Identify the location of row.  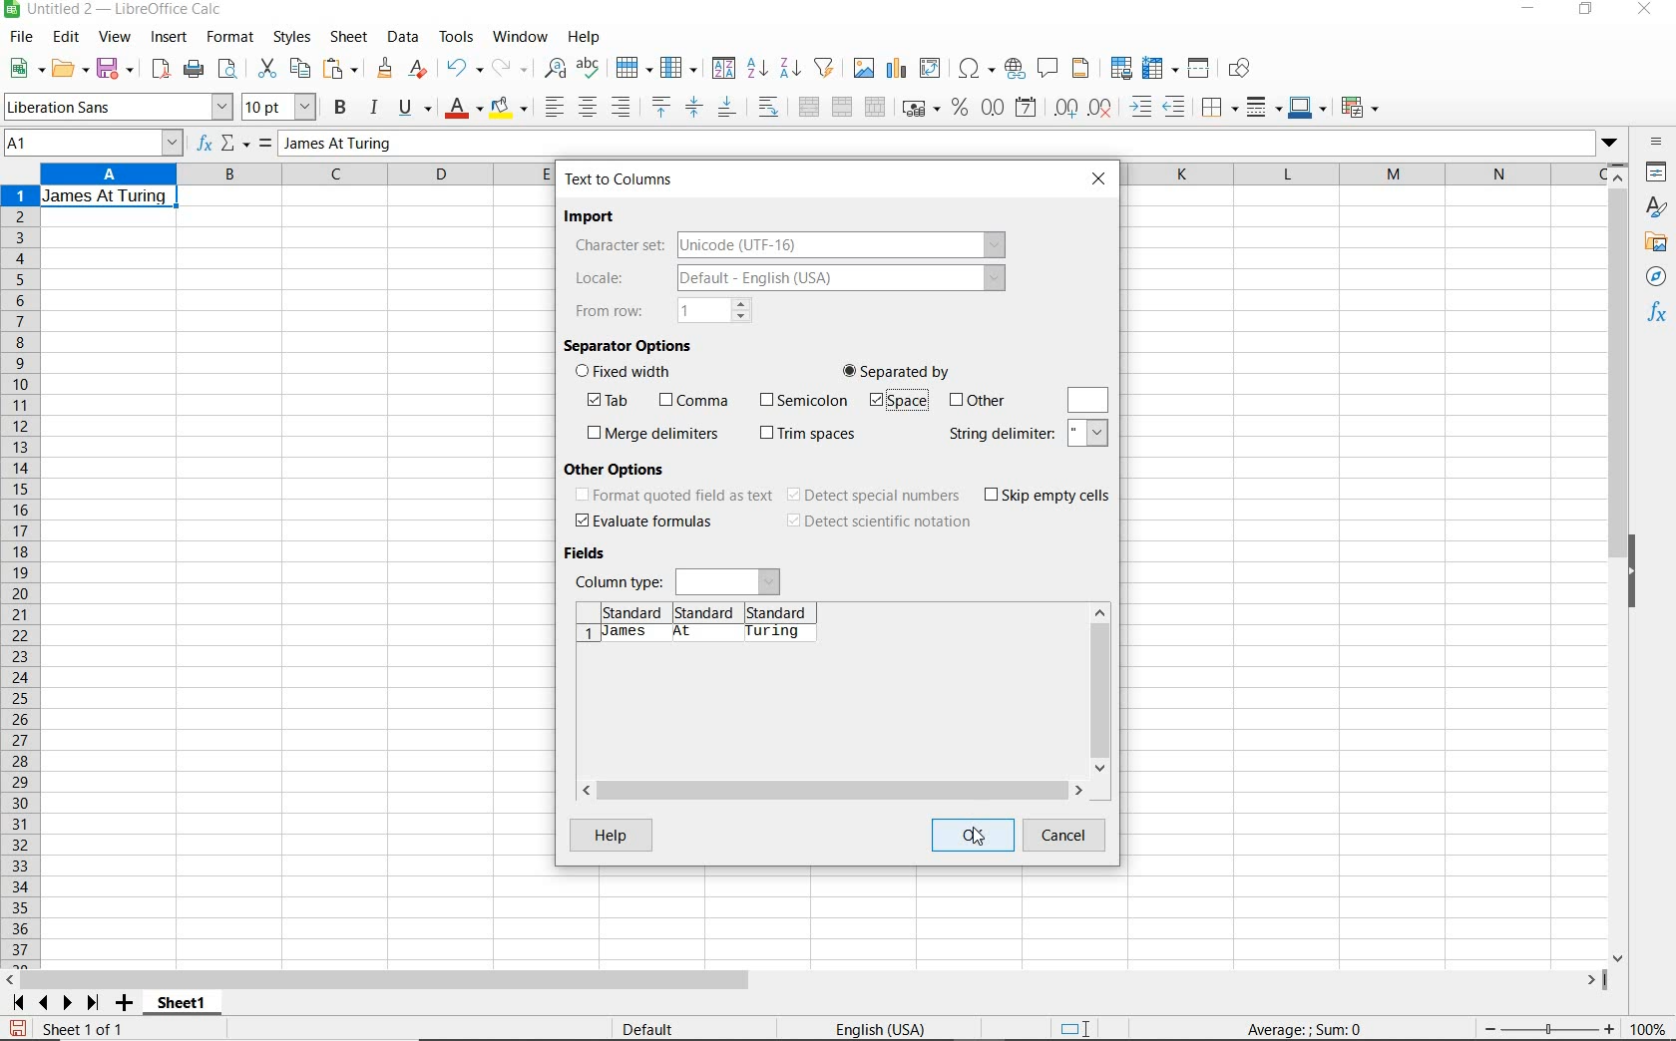
(634, 67).